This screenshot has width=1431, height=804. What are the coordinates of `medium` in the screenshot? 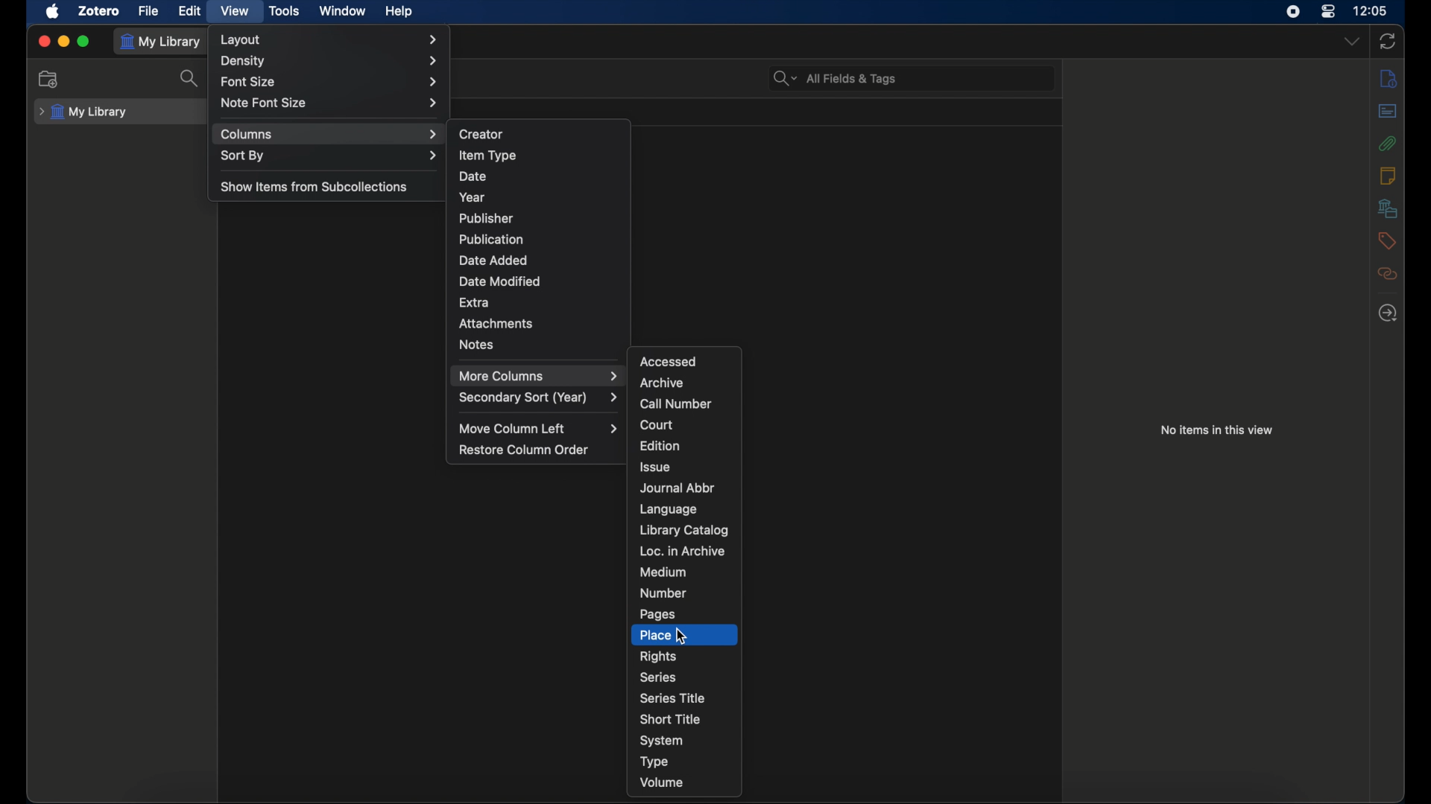 It's located at (665, 572).